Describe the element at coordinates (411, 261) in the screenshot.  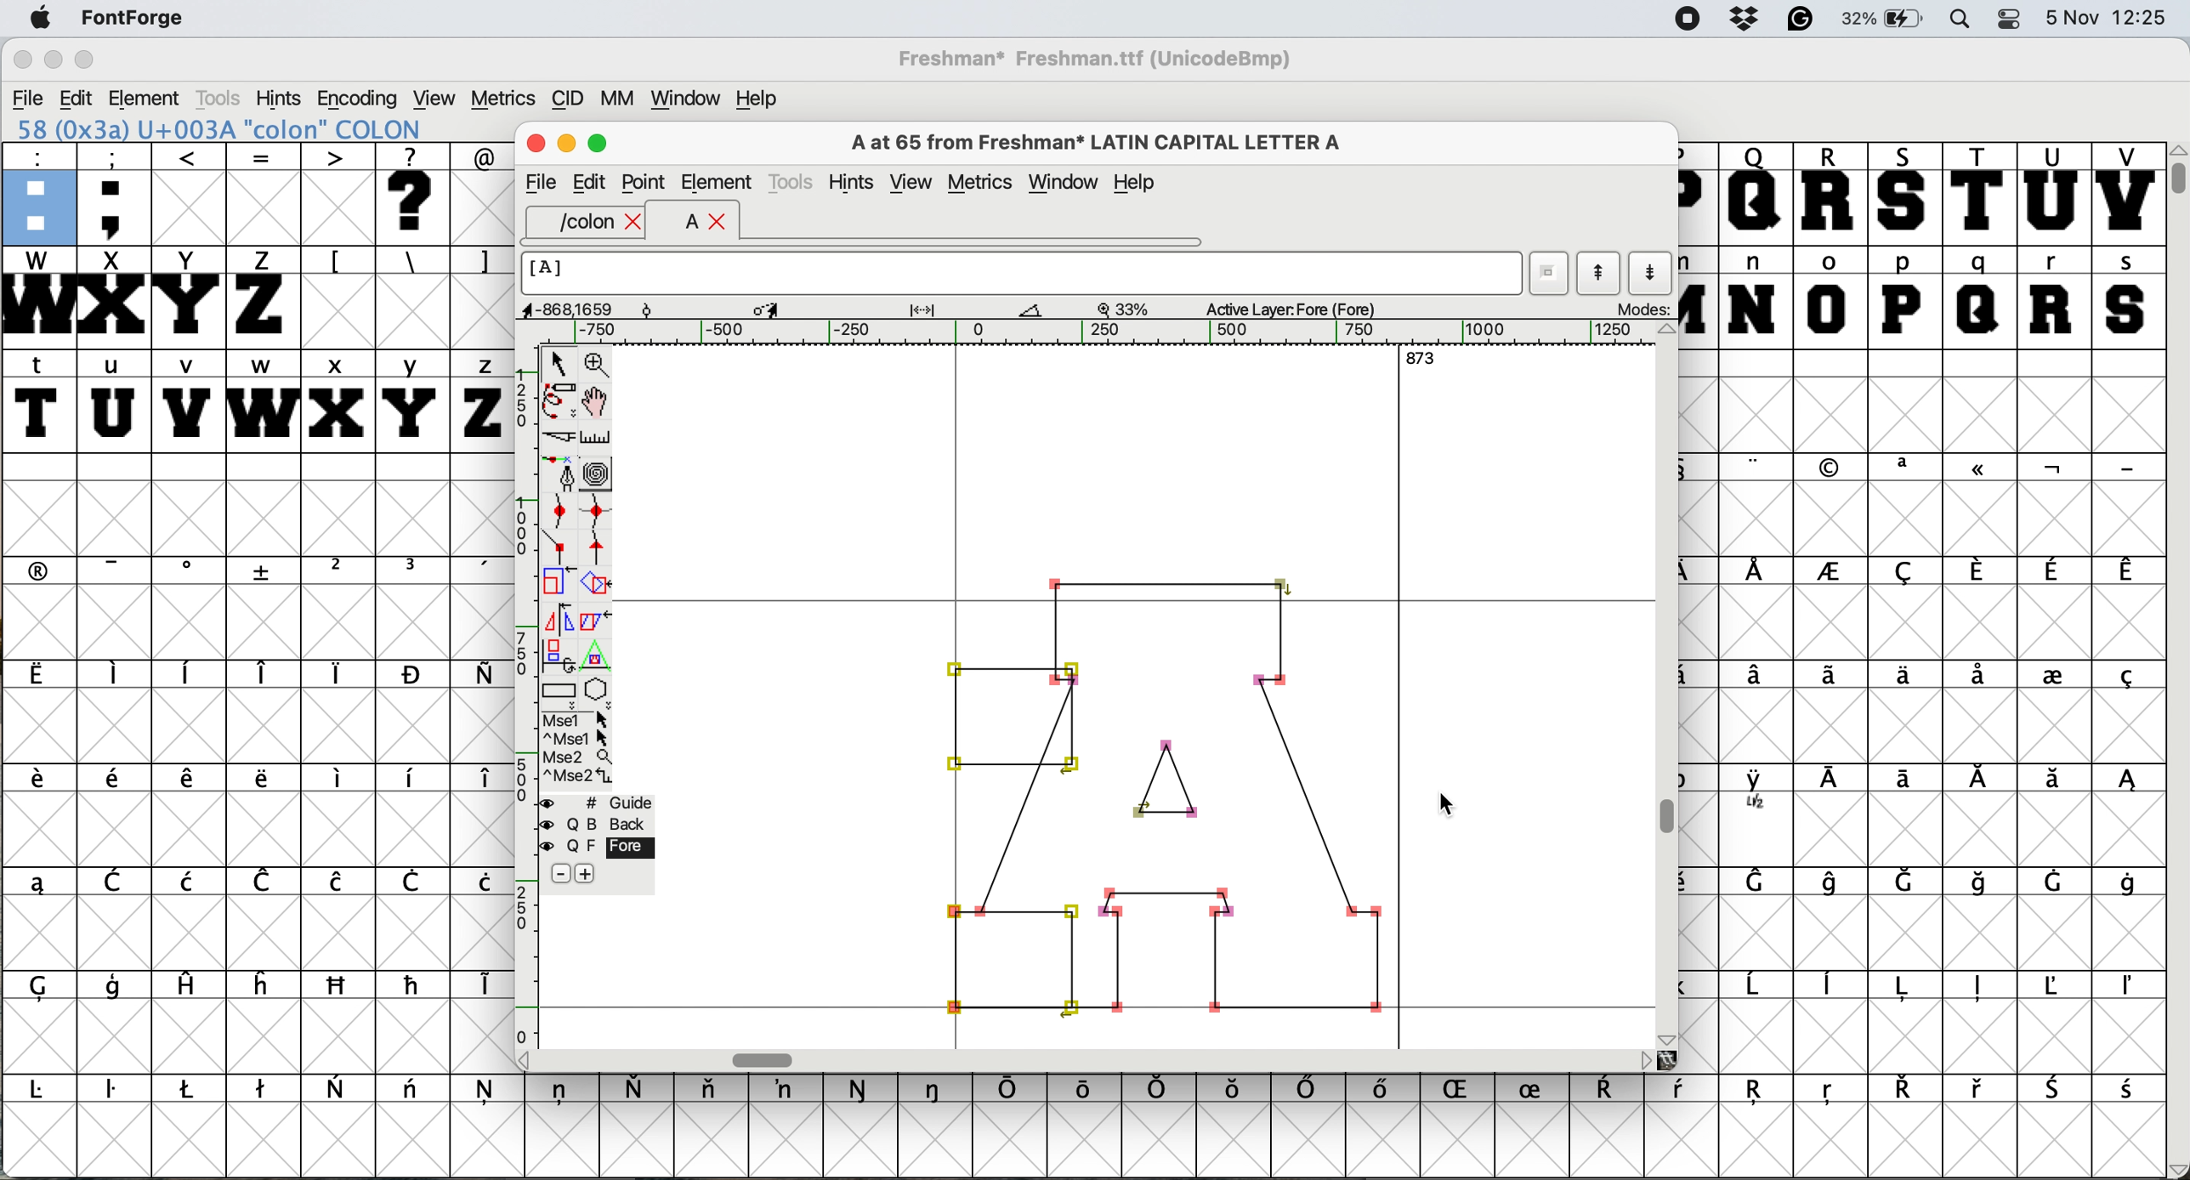
I see `\` at that location.